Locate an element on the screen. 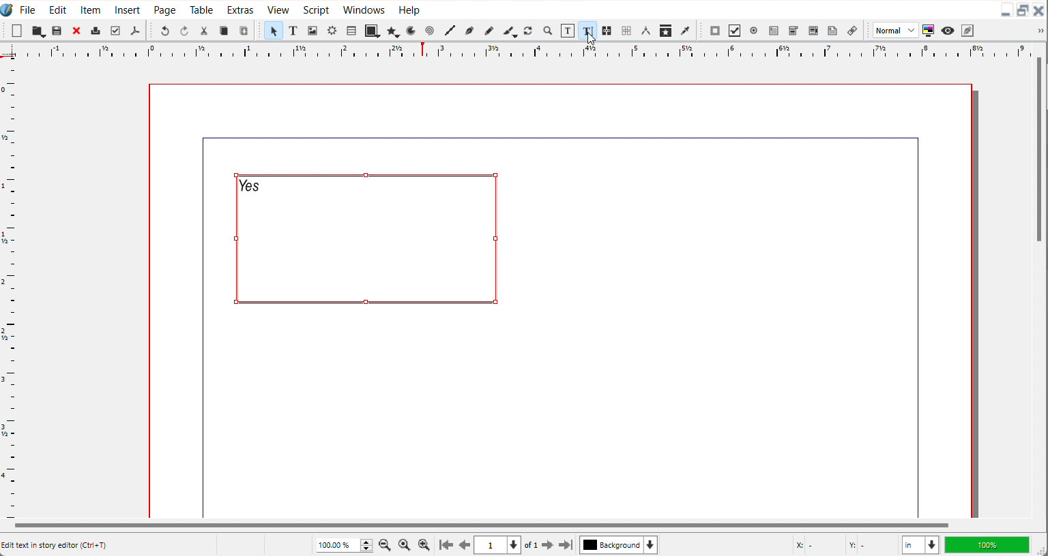  Image preview quality is located at coordinates (896, 30).